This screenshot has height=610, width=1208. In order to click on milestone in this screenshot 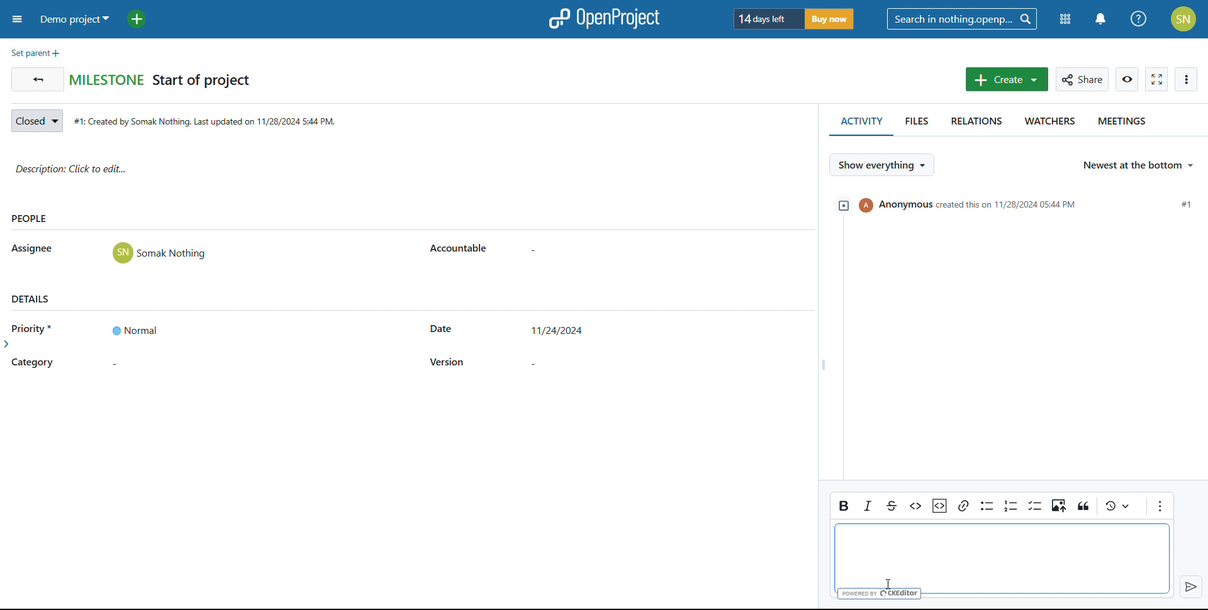, I will do `click(107, 79)`.